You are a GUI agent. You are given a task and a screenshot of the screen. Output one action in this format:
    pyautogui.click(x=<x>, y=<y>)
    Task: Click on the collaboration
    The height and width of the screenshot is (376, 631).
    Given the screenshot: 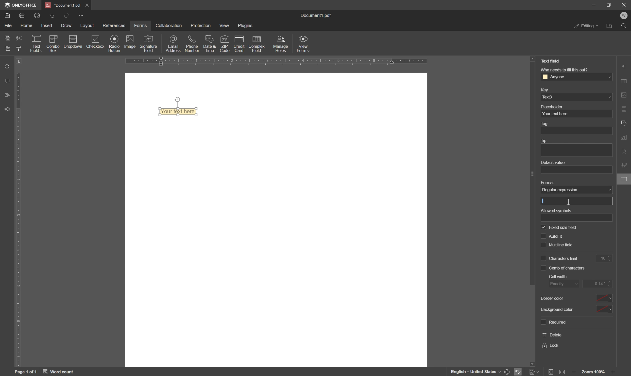 What is the action you would take?
    pyautogui.click(x=168, y=25)
    